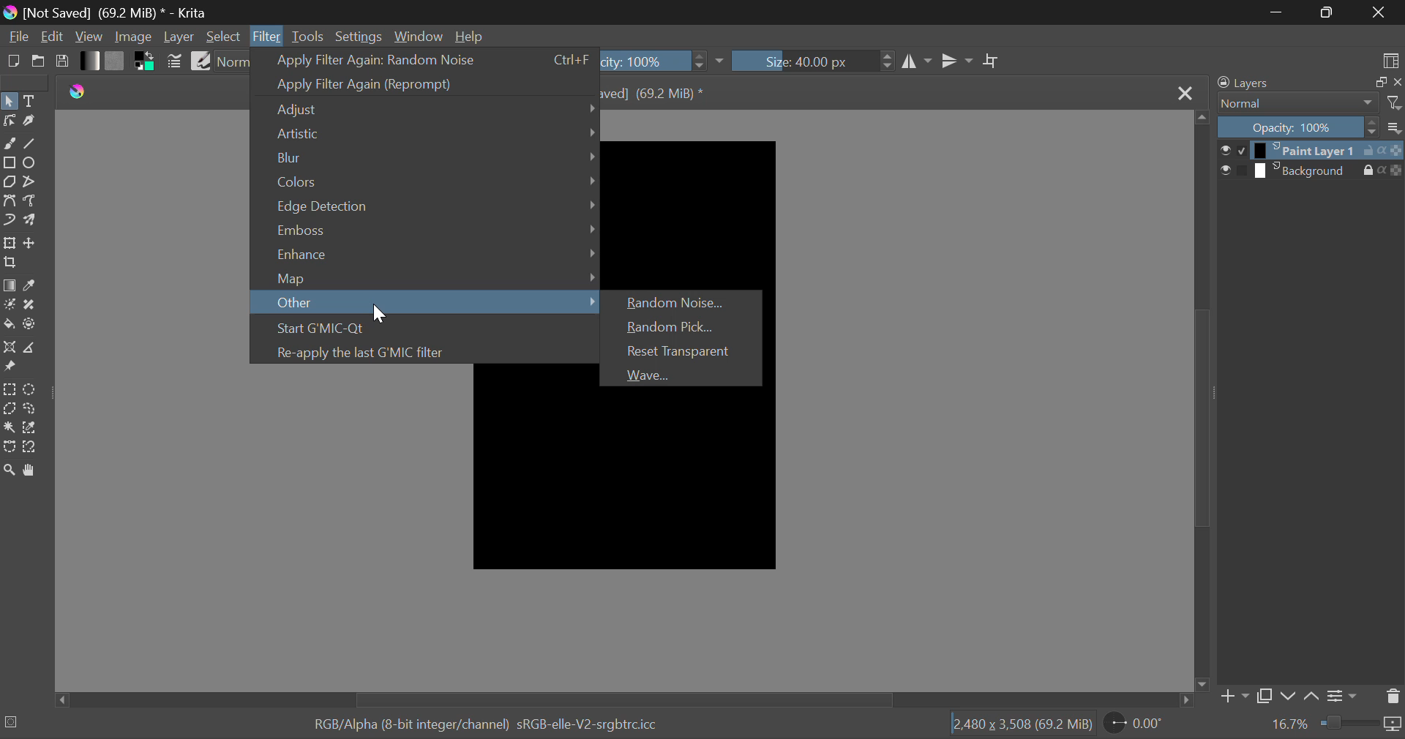  What do you see at coordinates (1239, 151) in the screenshot?
I see `checkbox` at bounding box center [1239, 151].